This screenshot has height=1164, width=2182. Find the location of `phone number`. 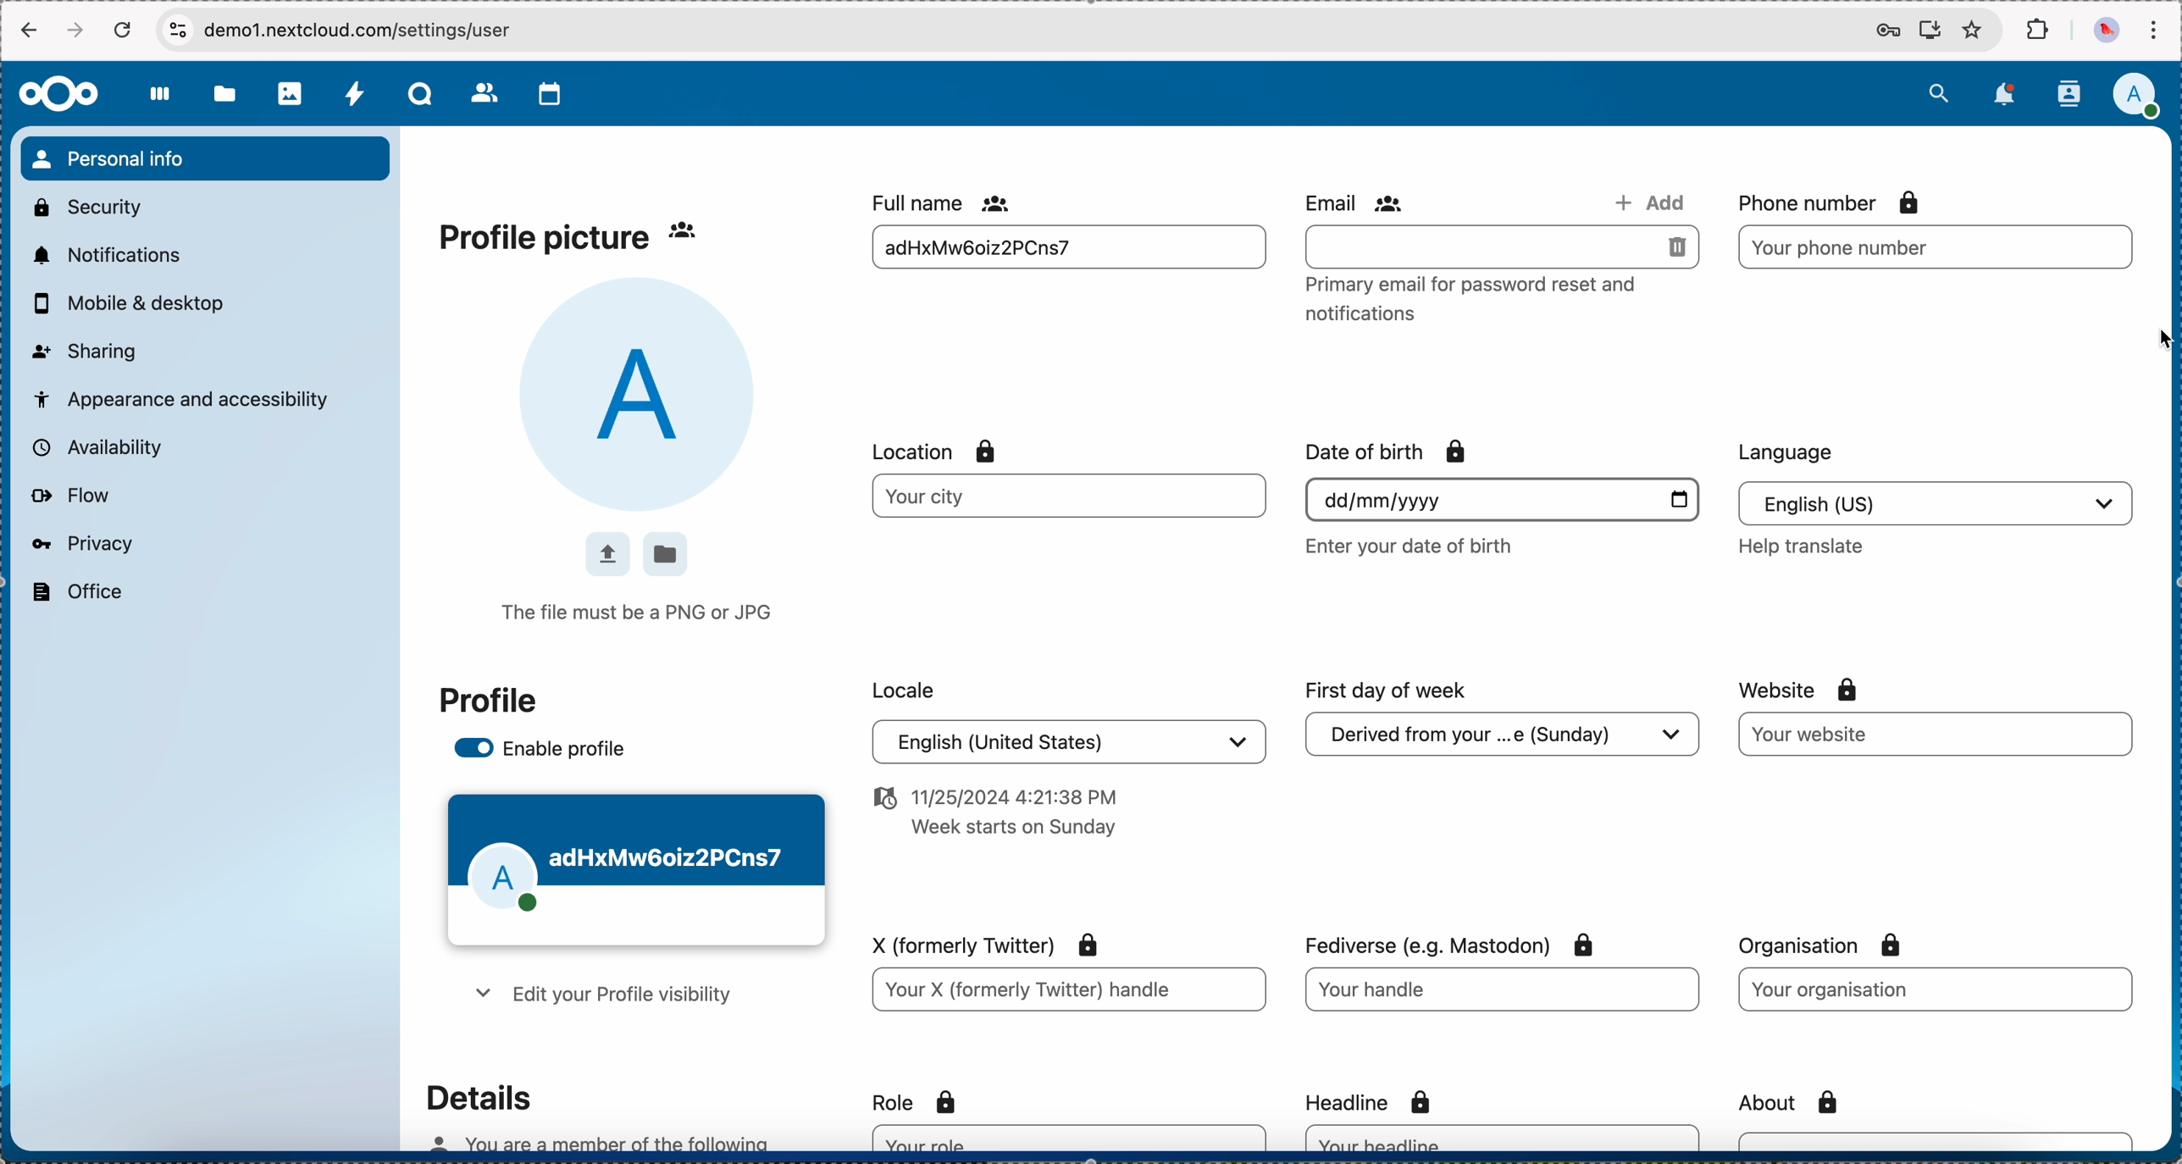

phone number is located at coordinates (1823, 202).